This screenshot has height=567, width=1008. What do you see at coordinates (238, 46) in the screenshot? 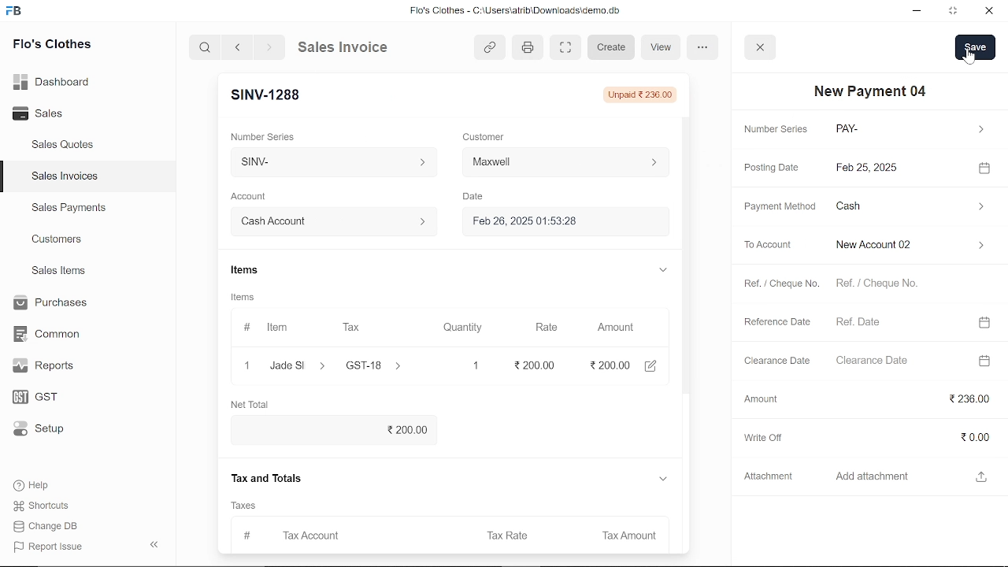
I see `previous` at bounding box center [238, 46].